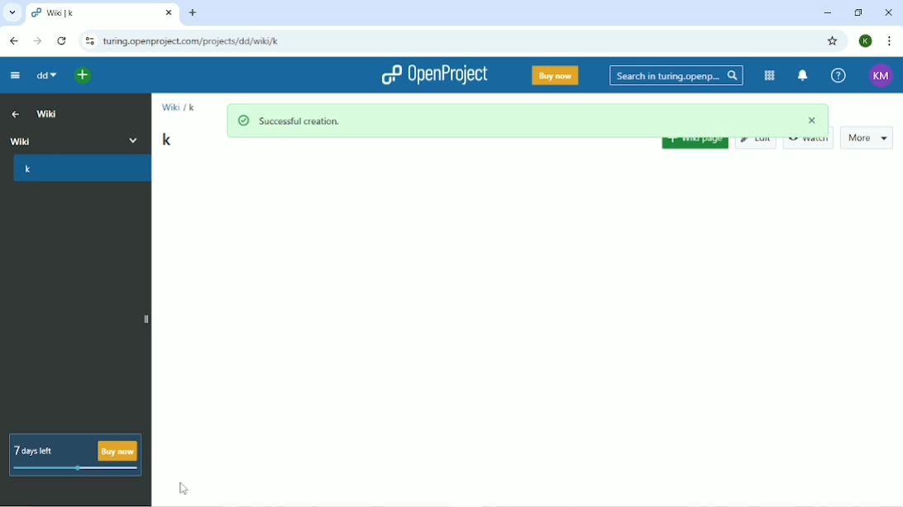 The image size is (903, 507). What do you see at coordinates (695, 145) in the screenshot?
I see `Wiki page` at bounding box center [695, 145].